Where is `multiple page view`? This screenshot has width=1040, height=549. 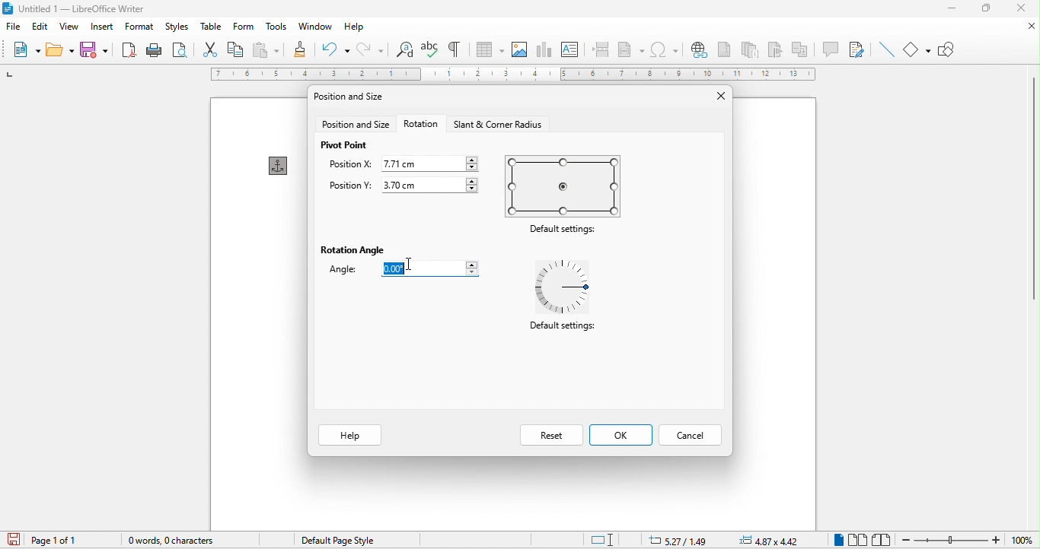 multiple page view is located at coordinates (860, 540).